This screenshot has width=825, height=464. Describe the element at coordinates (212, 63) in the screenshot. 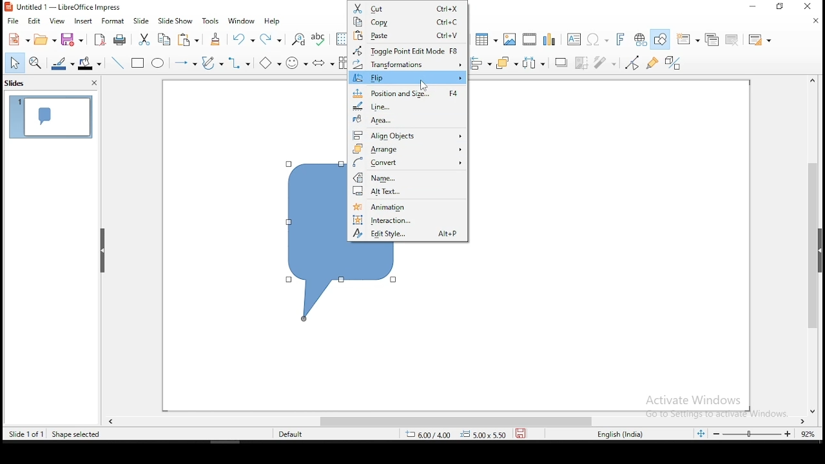

I see `curves and polygons` at that location.